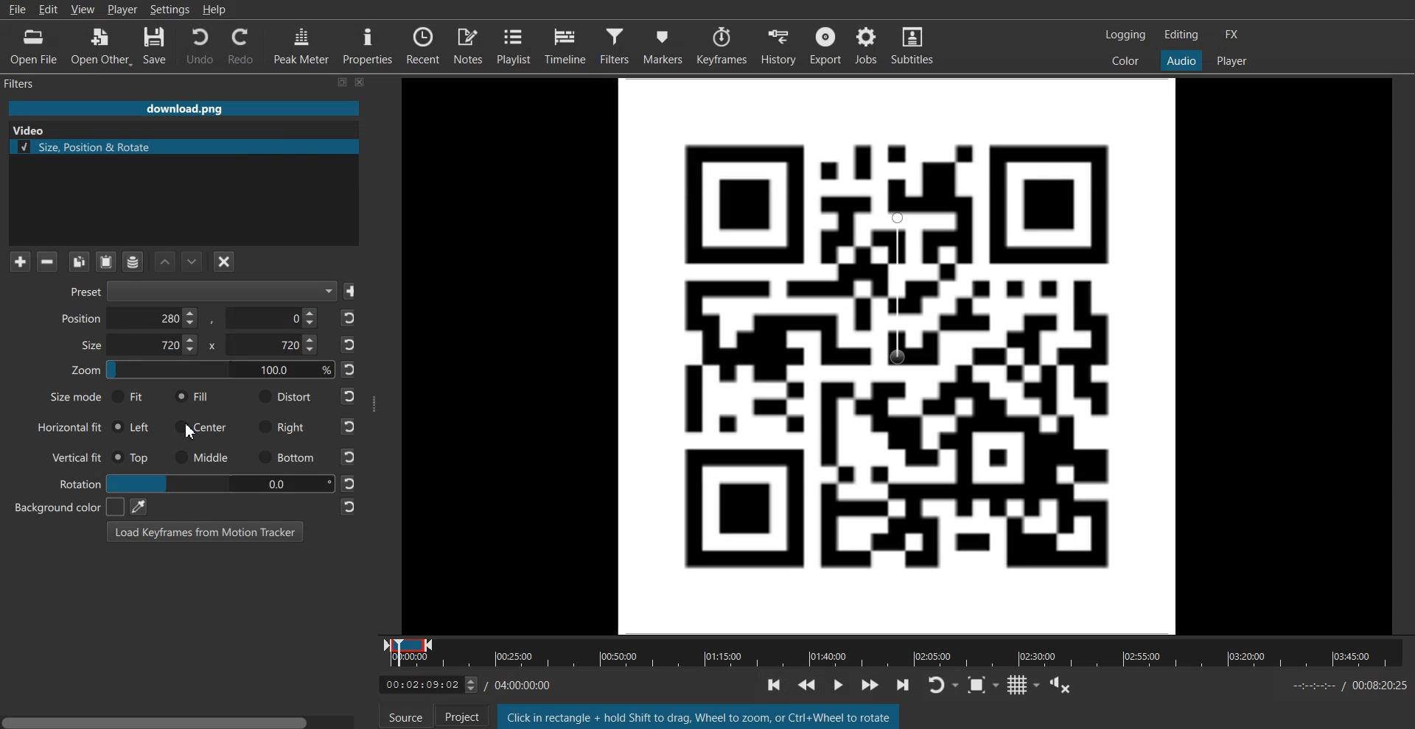 The width and height of the screenshot is (1415, 729). What do you see at coordinates (1126, 35) in the screenshot?
I see `Switch to the logging layout` at bounding box center [1126, 35].